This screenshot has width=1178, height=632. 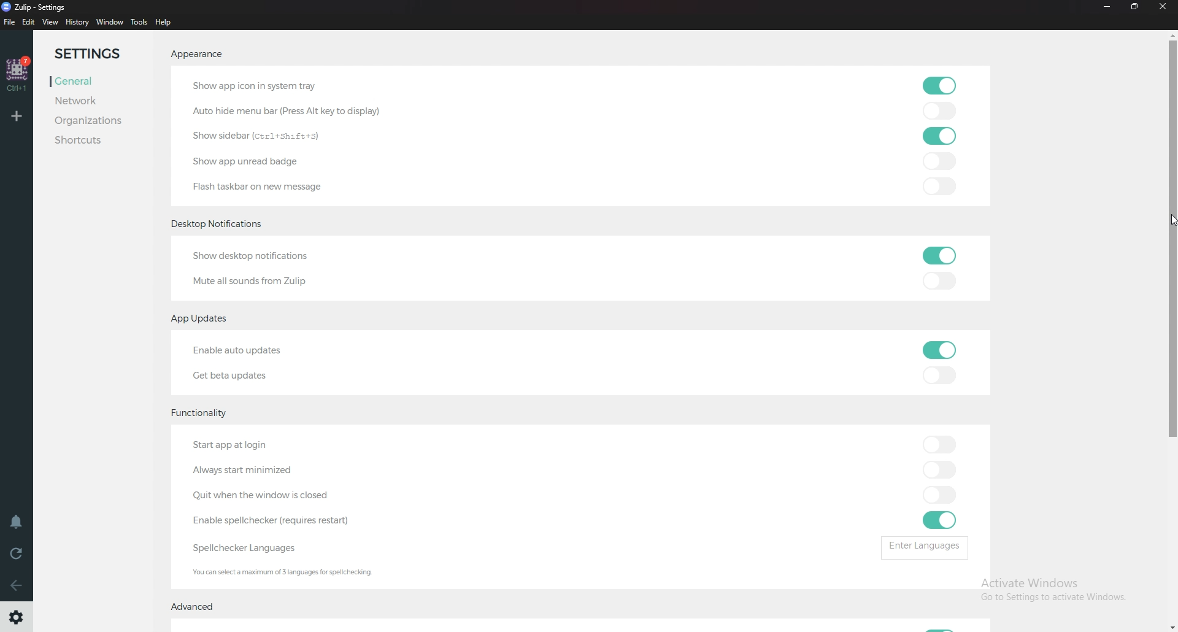 What do you see at coordinates (17, 588) in the screenshot?
I see `Back` at bounding box center [17, 588].